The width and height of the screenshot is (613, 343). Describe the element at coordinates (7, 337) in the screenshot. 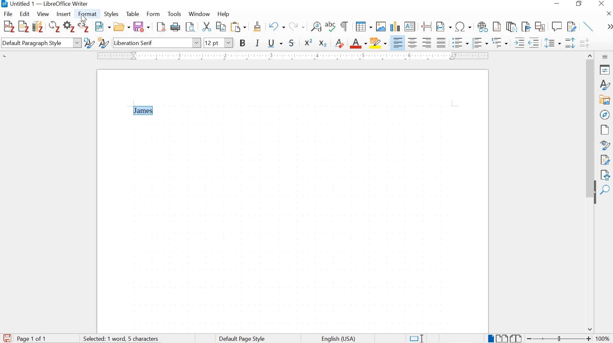

I see `save` at that location.